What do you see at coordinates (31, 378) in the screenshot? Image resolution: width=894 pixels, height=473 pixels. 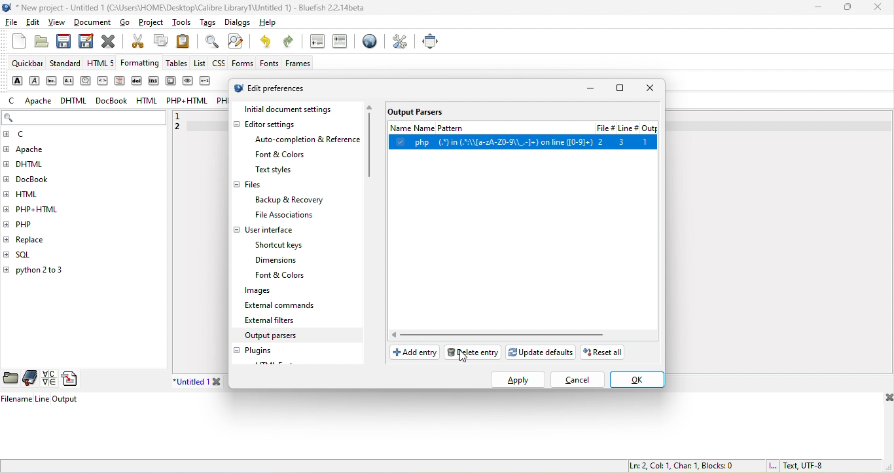 I see `bookmarks` at bounding box center [31, 378].